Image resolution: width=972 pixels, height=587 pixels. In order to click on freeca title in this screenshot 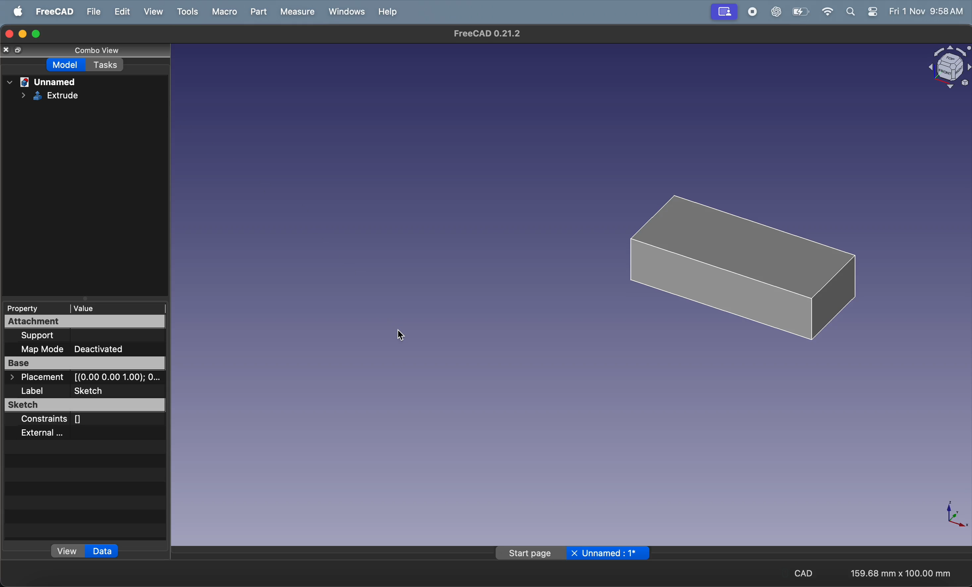, I will do `click(486, 33)`.